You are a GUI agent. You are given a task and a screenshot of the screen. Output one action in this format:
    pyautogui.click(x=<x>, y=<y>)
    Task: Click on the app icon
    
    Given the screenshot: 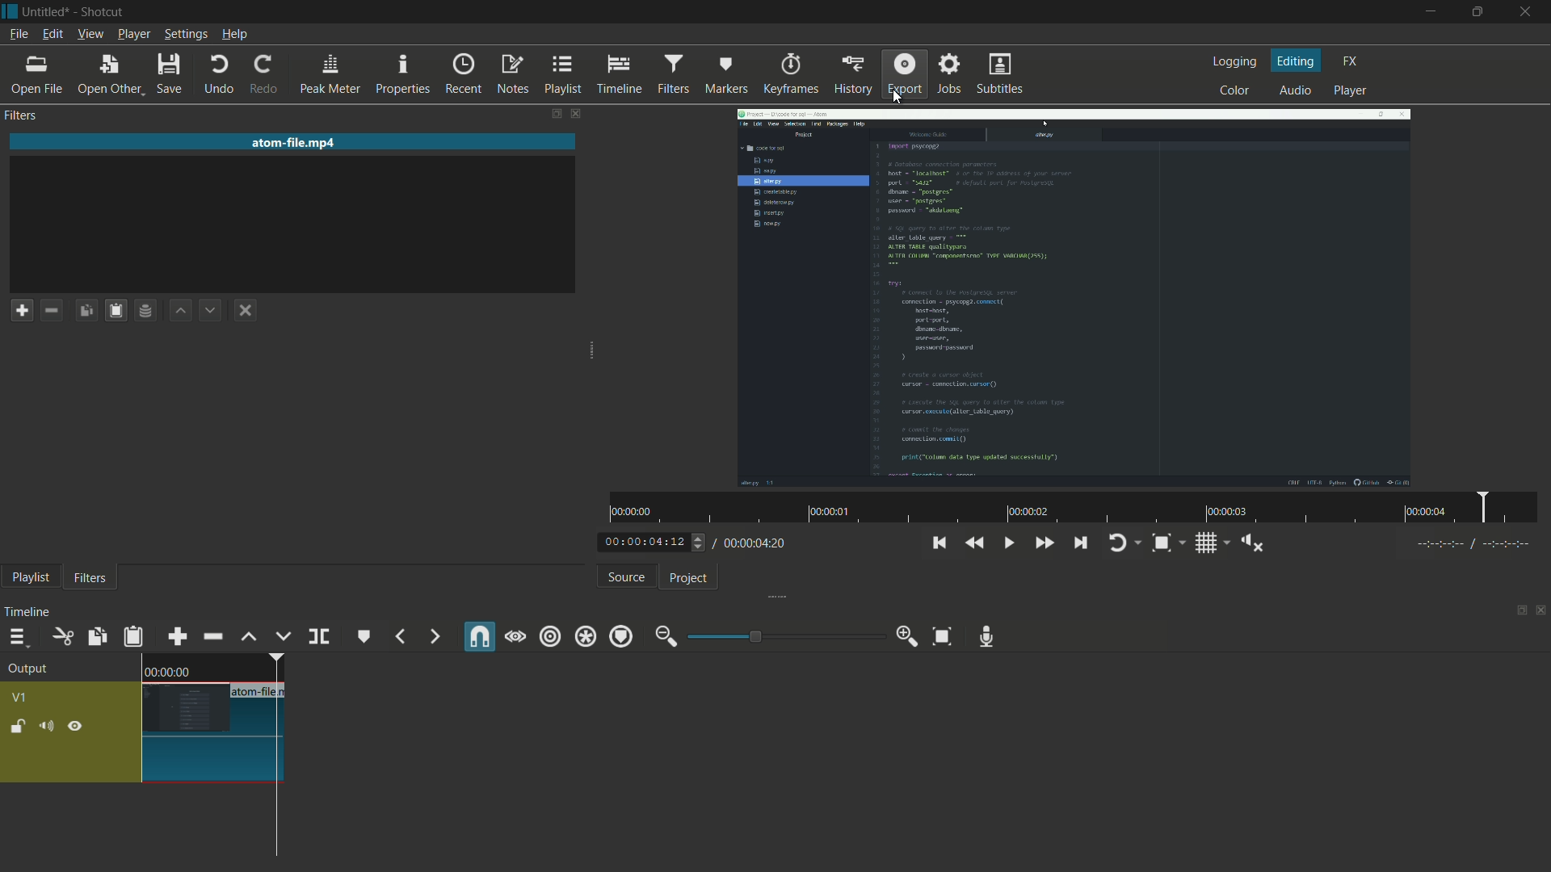 What is the action you would take?
    pyautogui.click(x=10, y=10)
    